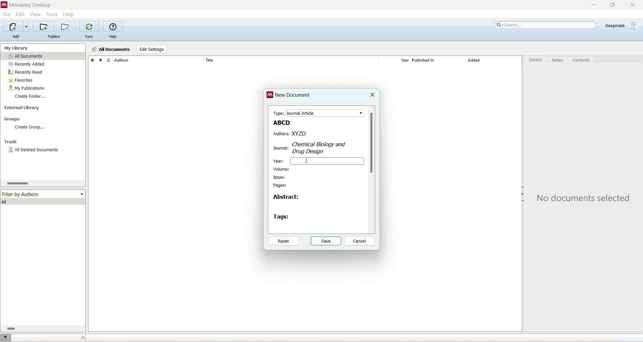 This screenshot has width=643, height=342. What do you see at coordinates (13, 119) in the screenshot?
I see `groups` at bounding box center [13, 119].